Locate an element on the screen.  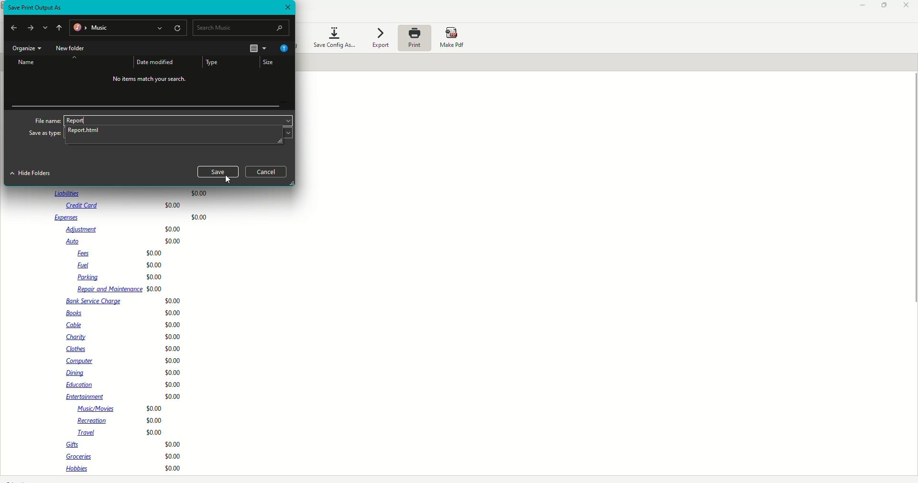
Navigation is located at coordinates (36, 29).